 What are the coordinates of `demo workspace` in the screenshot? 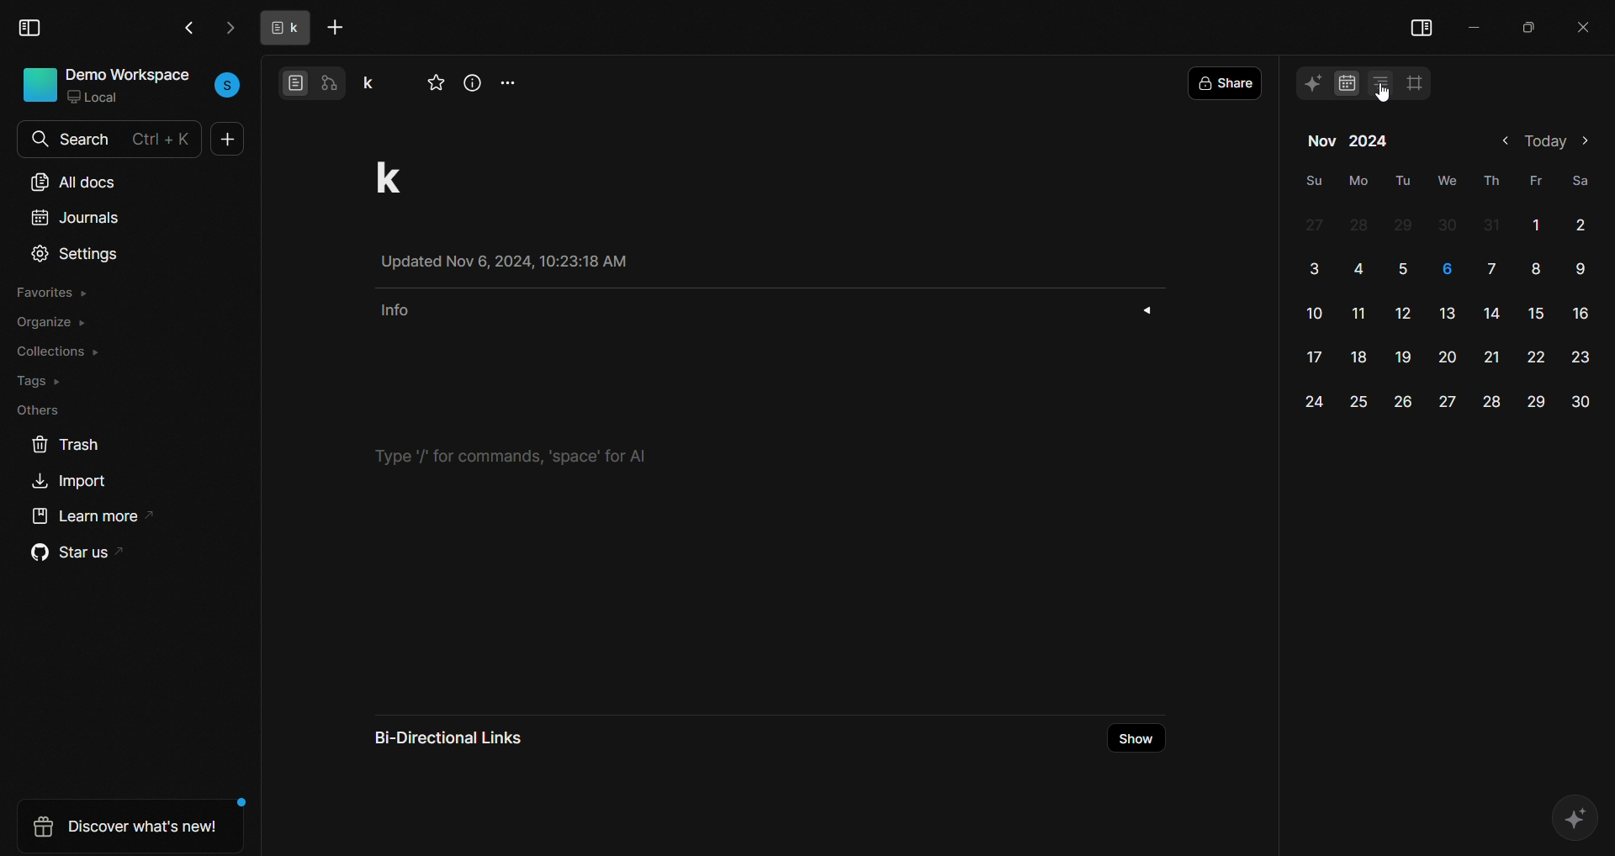 It's located at (130, 75).